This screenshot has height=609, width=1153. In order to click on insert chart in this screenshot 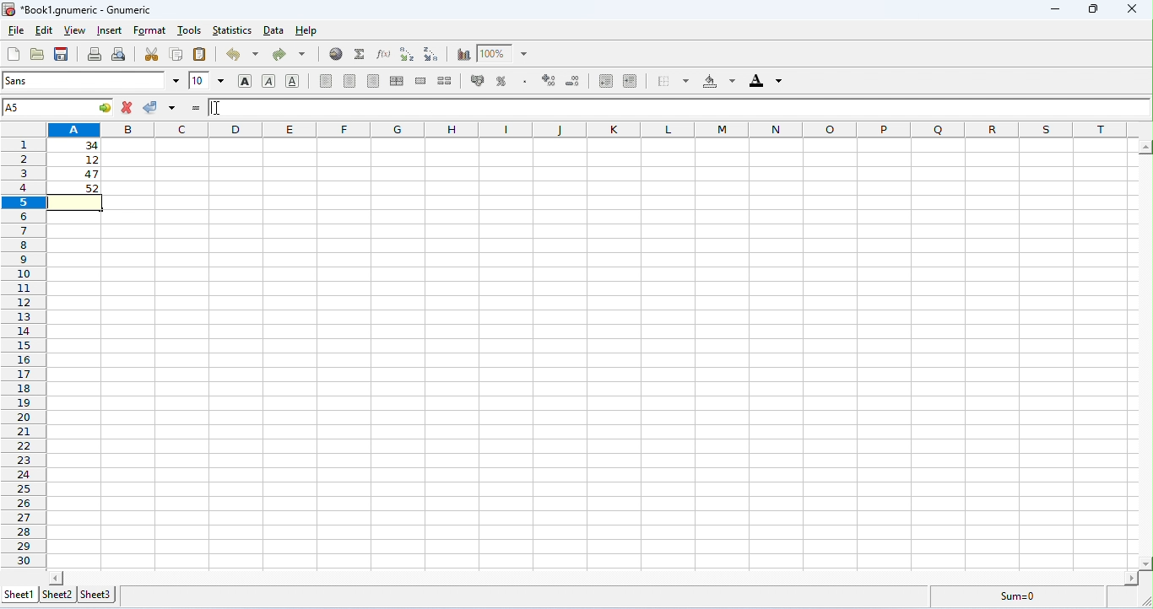, I will do `click(463, 55)`.